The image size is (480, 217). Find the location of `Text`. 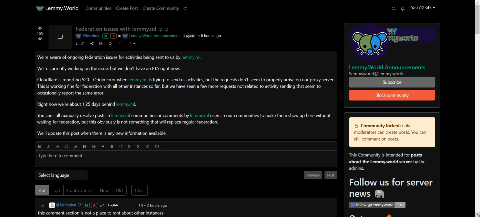

Text is located at coordinates (115, 29).